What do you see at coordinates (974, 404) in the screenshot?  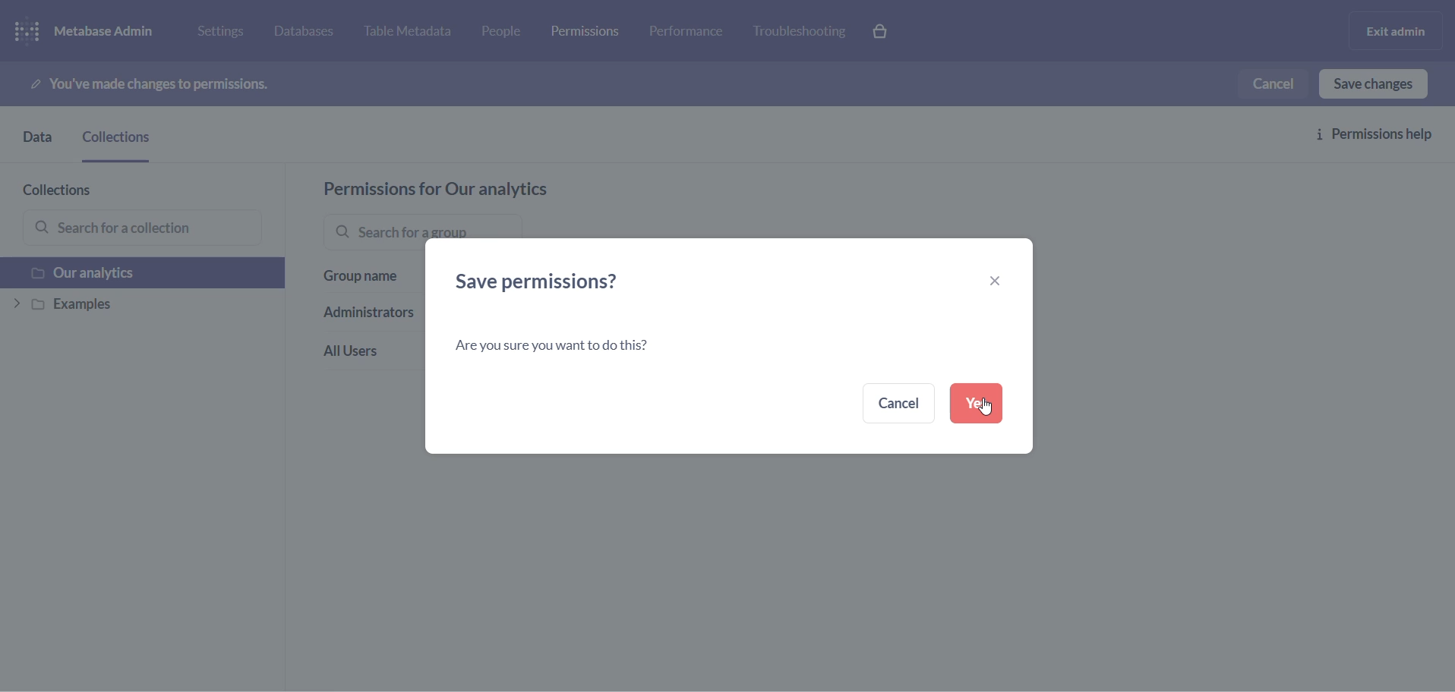 I see `yes` at bounding box center [974, 404].